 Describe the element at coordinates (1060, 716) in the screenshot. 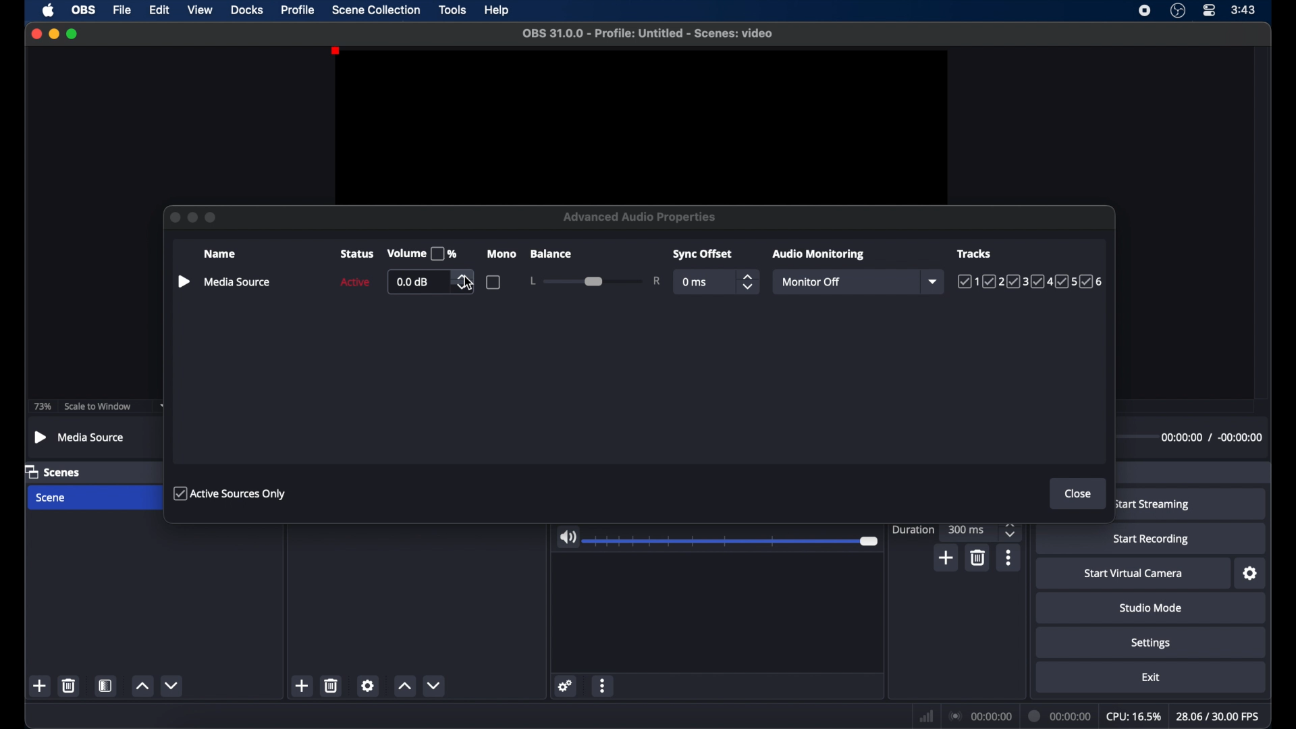

I see `00:00:00` at that location.